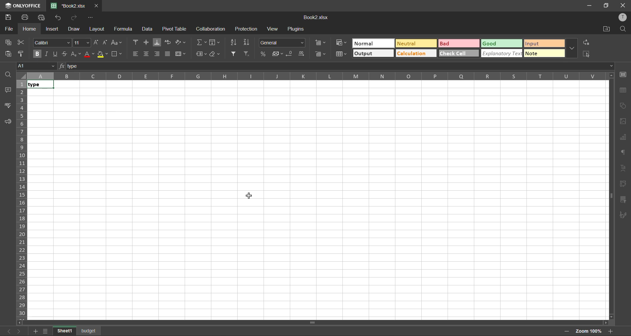 The width and height of the screenshot is (631, 336). I want to click on format as table , so click(342, 54).